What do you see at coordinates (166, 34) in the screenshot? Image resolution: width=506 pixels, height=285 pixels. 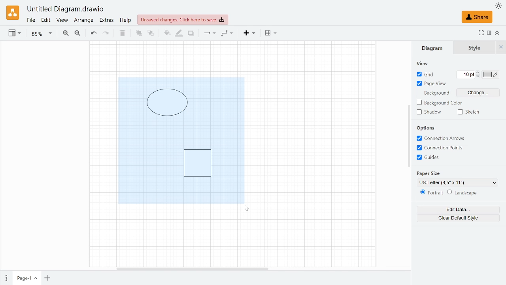 I see `Fill color` at bounding box center [166, 34].